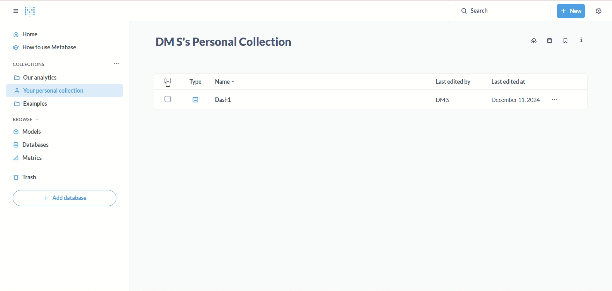 The height and width of the screenshot is (291, 612). What do you see at coordinates (445, 81) in the screenshot?
I see `last edited by` at bounding box center [445, 81].